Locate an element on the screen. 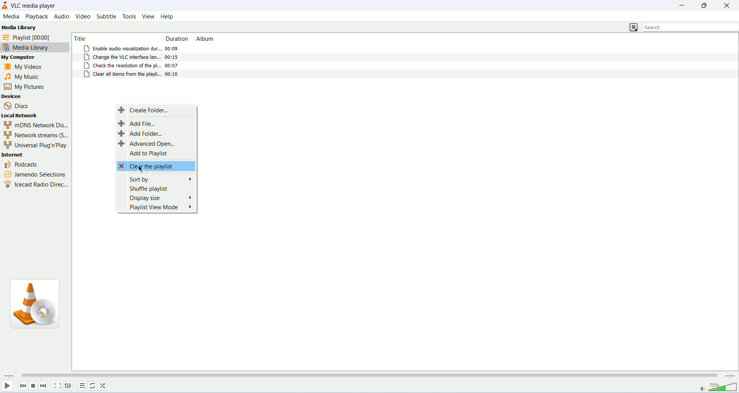 The width and height of the screenshot is (739, 393). played time is located at coordinates (8, 376).